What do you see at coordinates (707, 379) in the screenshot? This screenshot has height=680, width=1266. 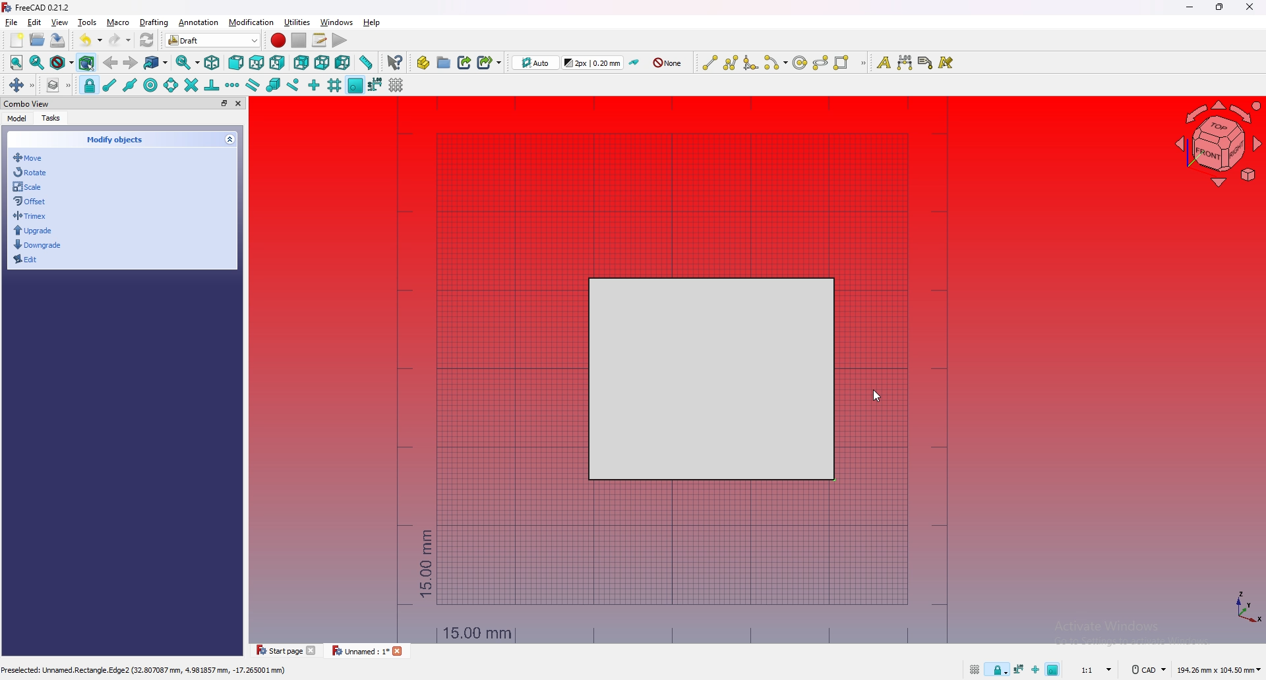 I see `rectangle` at bounding box center [707, 379].